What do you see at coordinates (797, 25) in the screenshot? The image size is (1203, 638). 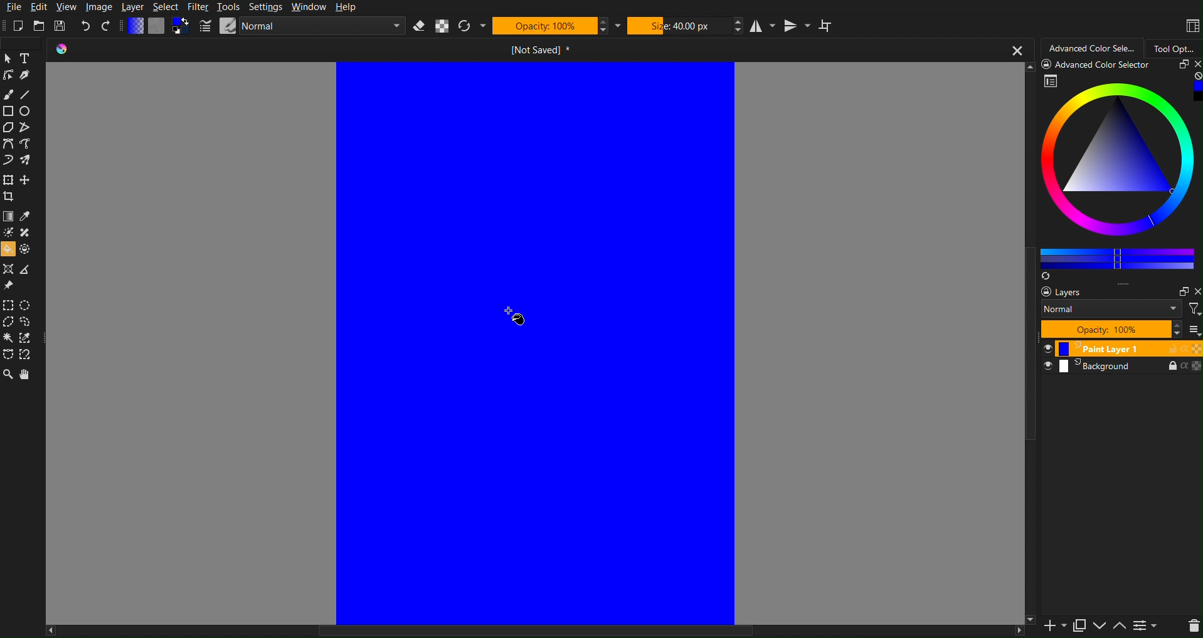 I see `Vertical Mirror` at bounding box center [797, 25].